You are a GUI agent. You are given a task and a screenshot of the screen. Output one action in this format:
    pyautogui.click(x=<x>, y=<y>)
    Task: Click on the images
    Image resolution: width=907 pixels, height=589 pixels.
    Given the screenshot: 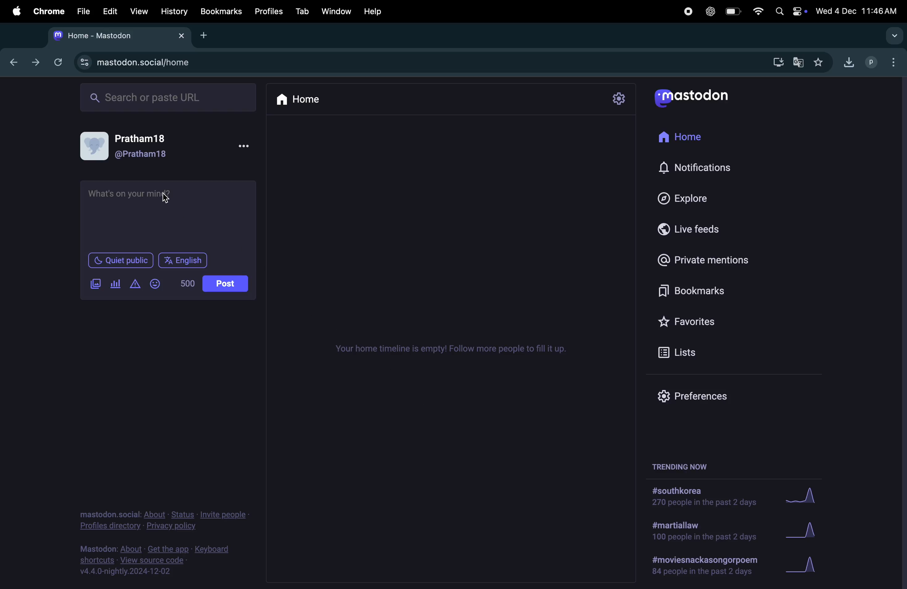 What is the action you would take?
    pyautogui.click(x=95, y=284)
    